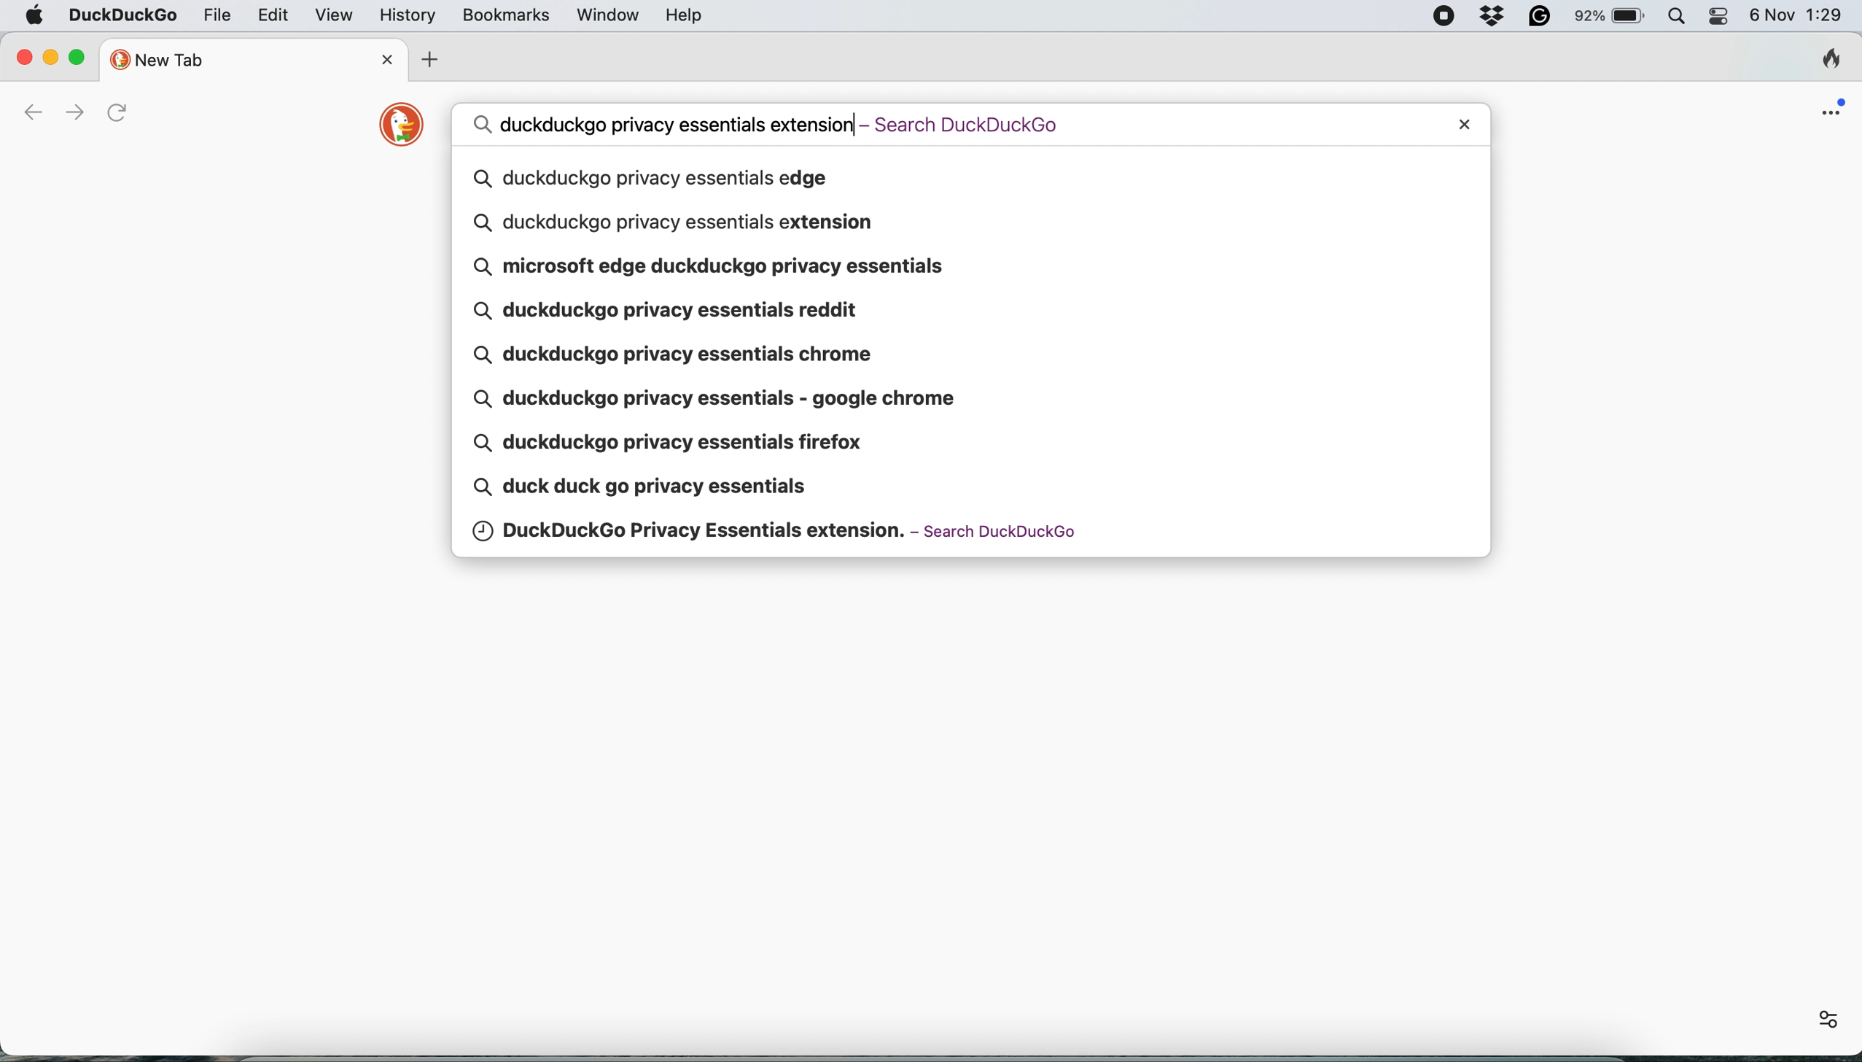 This screenshot has height=1062, width=1862. Describe the element at coordinates (25, 55) in the screenshot. I see `close` at that location.